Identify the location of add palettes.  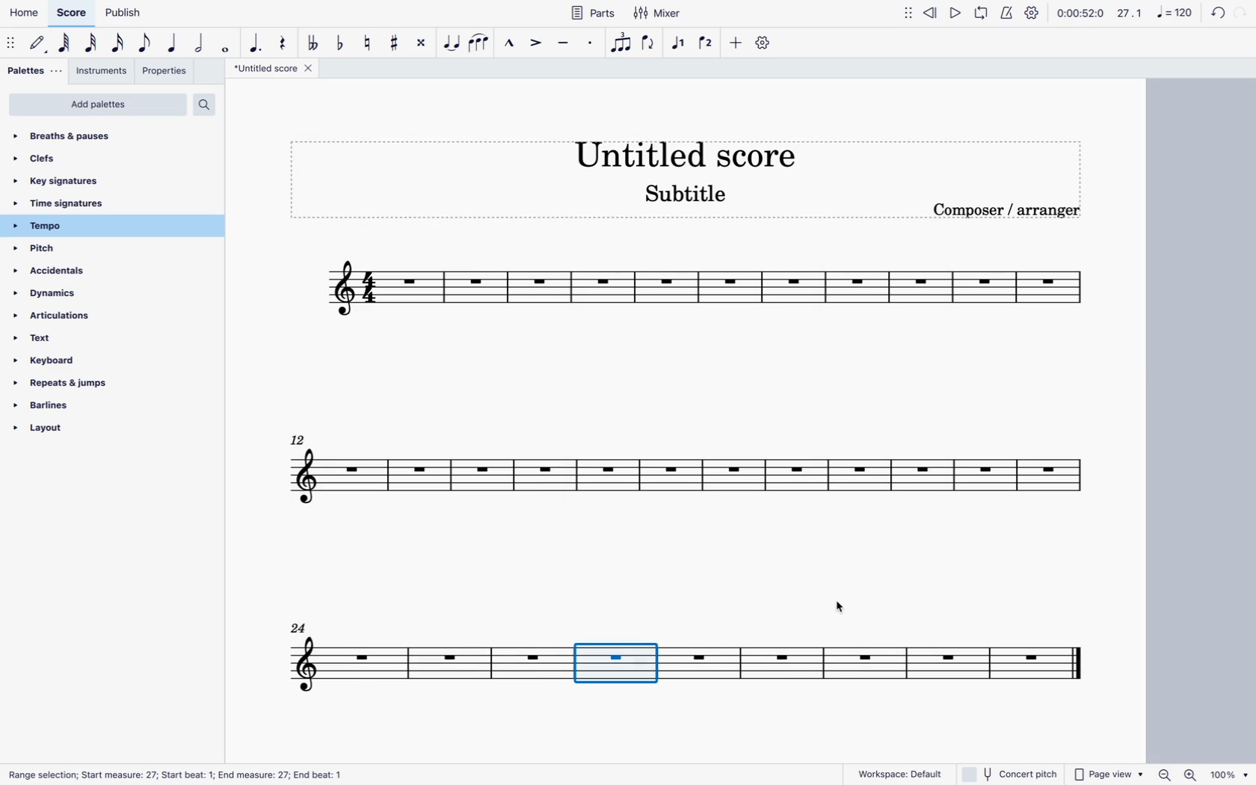
(99, 105).